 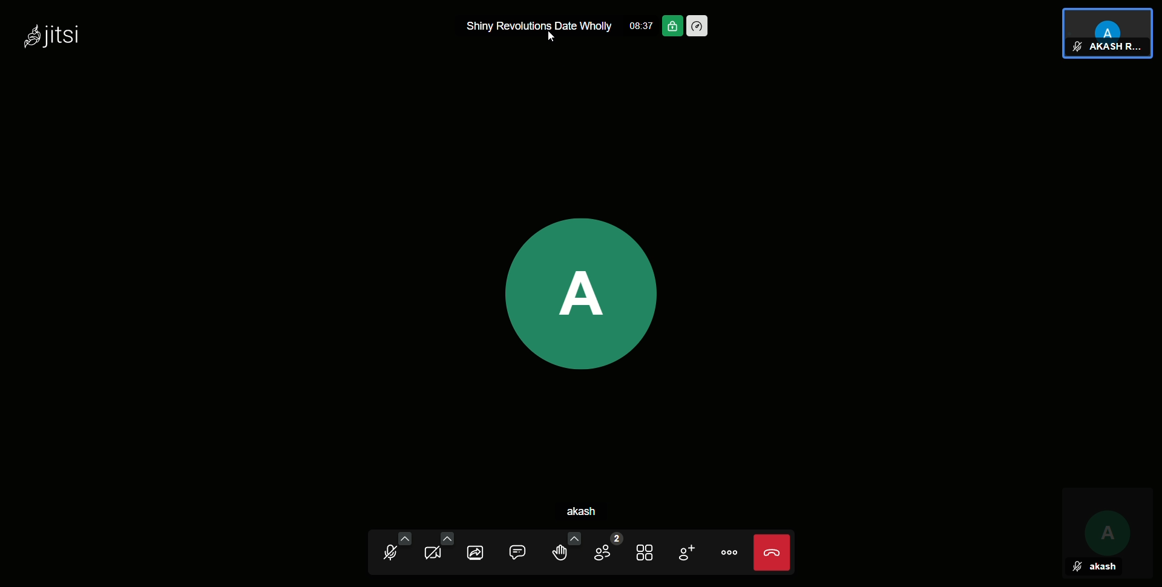 I want to click on cursor, so click(x=552, y=41).